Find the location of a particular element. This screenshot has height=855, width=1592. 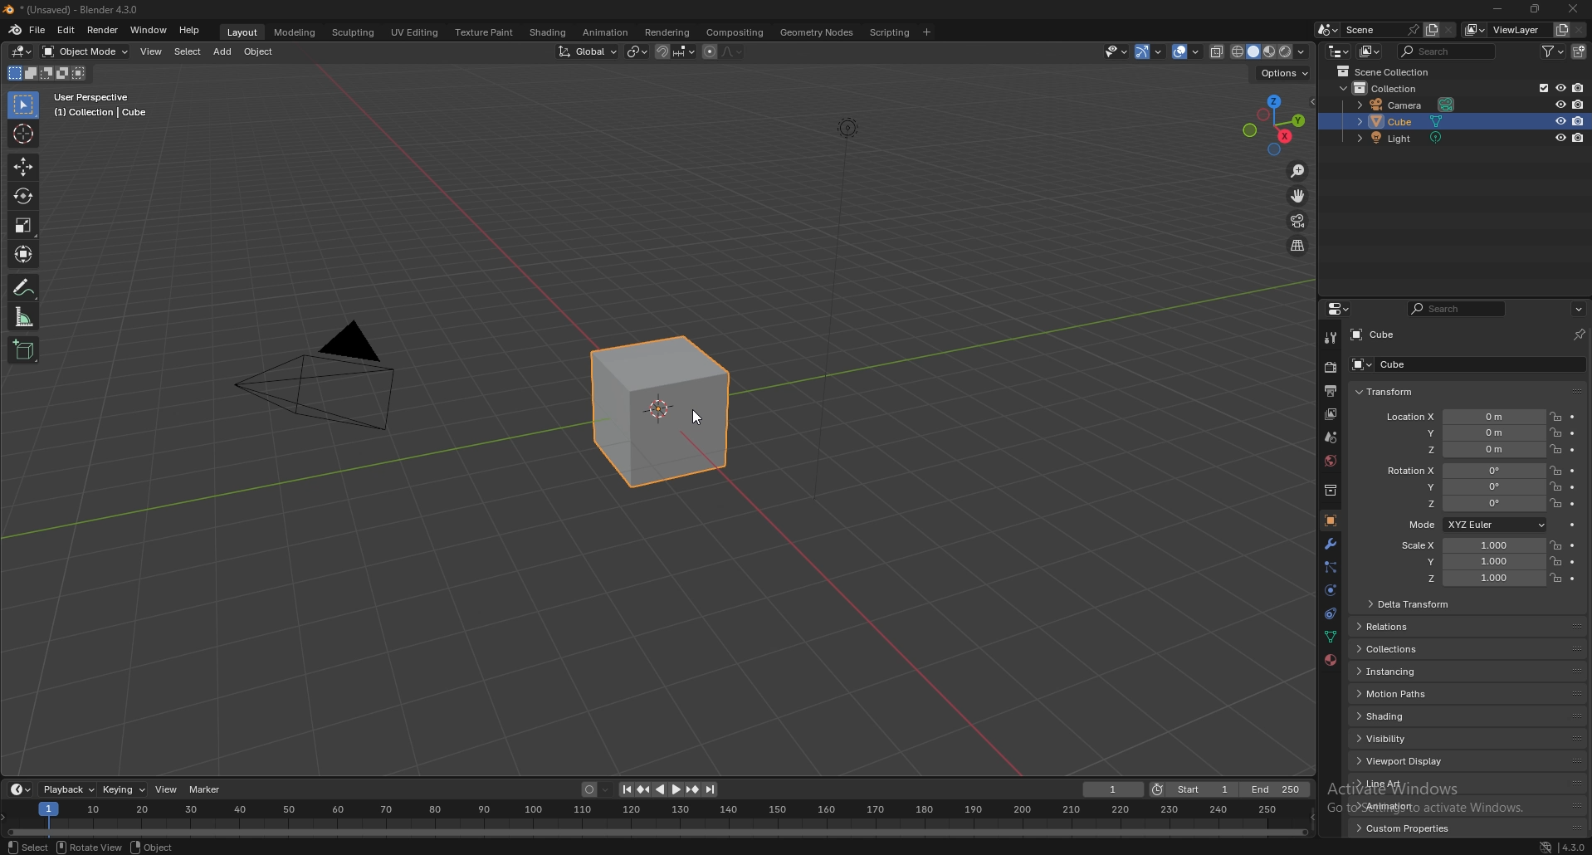

exclude from view layer is located at coordinates (1542, 88).